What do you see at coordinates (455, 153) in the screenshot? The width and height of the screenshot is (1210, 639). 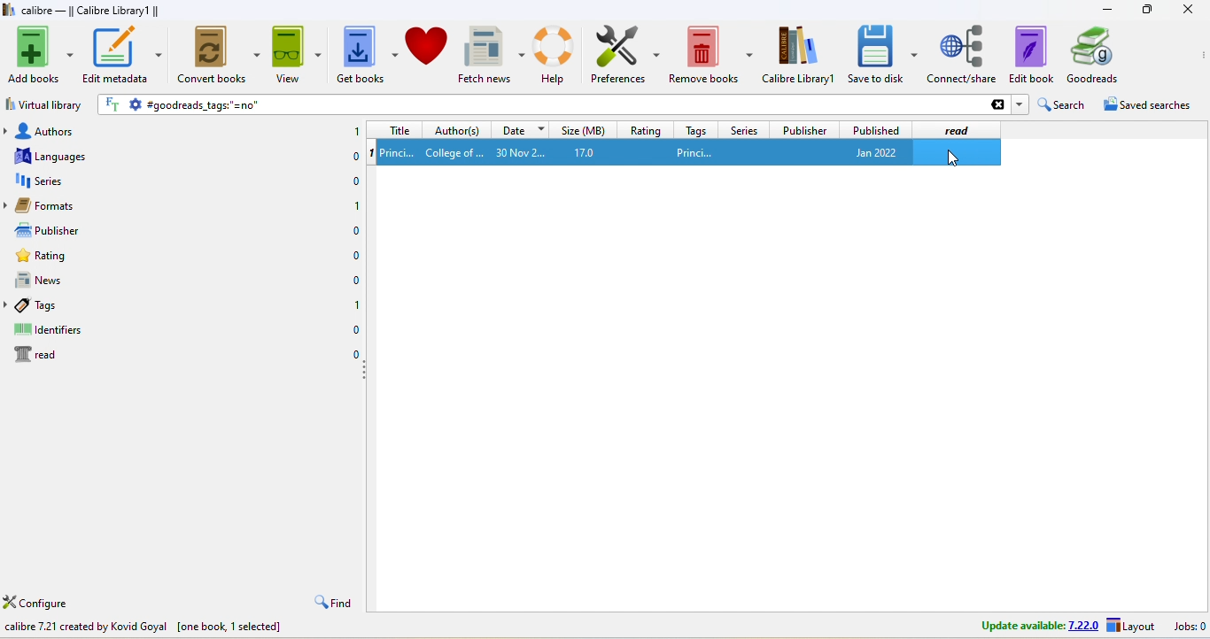 I see `college of` at bounding box center [455, 153].